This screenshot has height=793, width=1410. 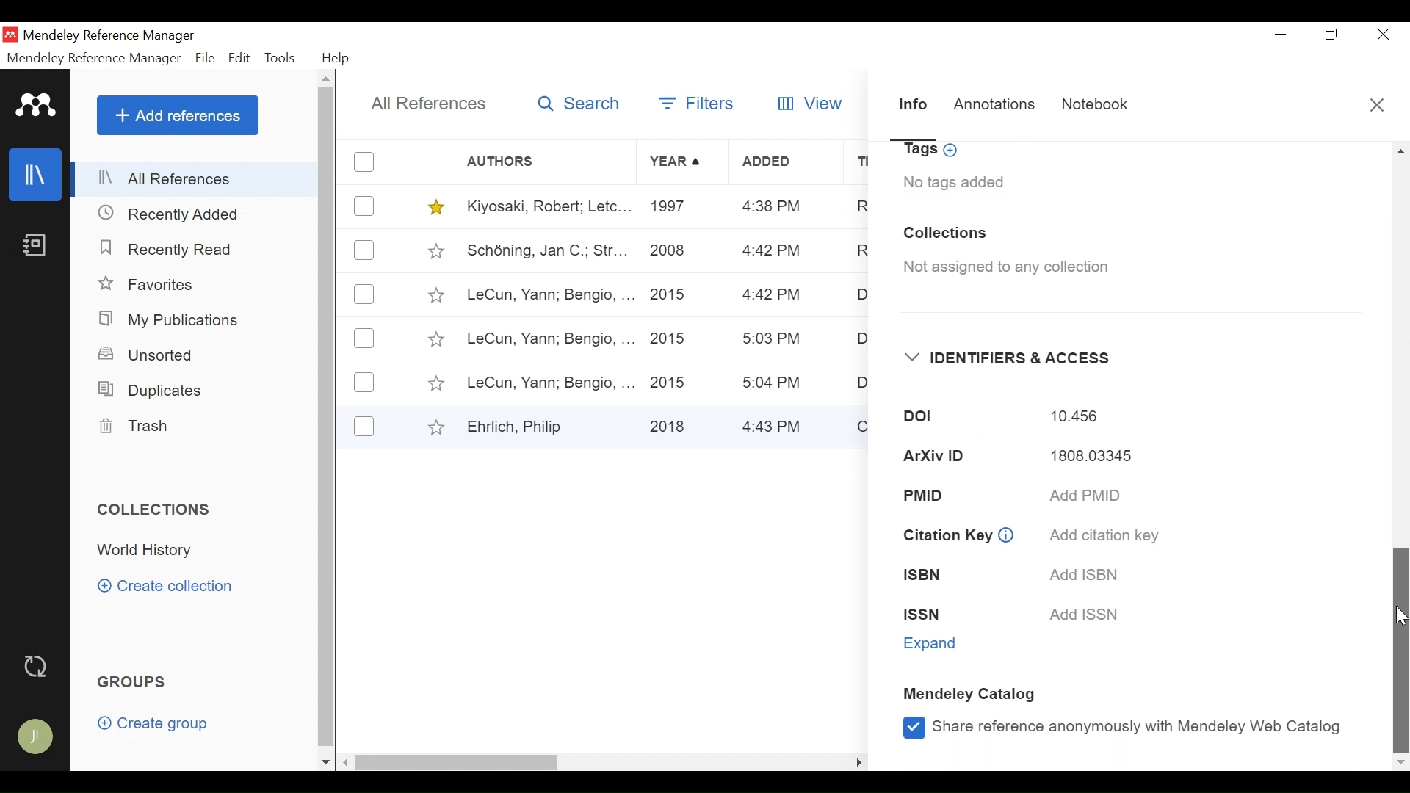 What do you see at coordinates (699, 106) in the screenshot?
I see `Filter` at bounding box center [699, 106].